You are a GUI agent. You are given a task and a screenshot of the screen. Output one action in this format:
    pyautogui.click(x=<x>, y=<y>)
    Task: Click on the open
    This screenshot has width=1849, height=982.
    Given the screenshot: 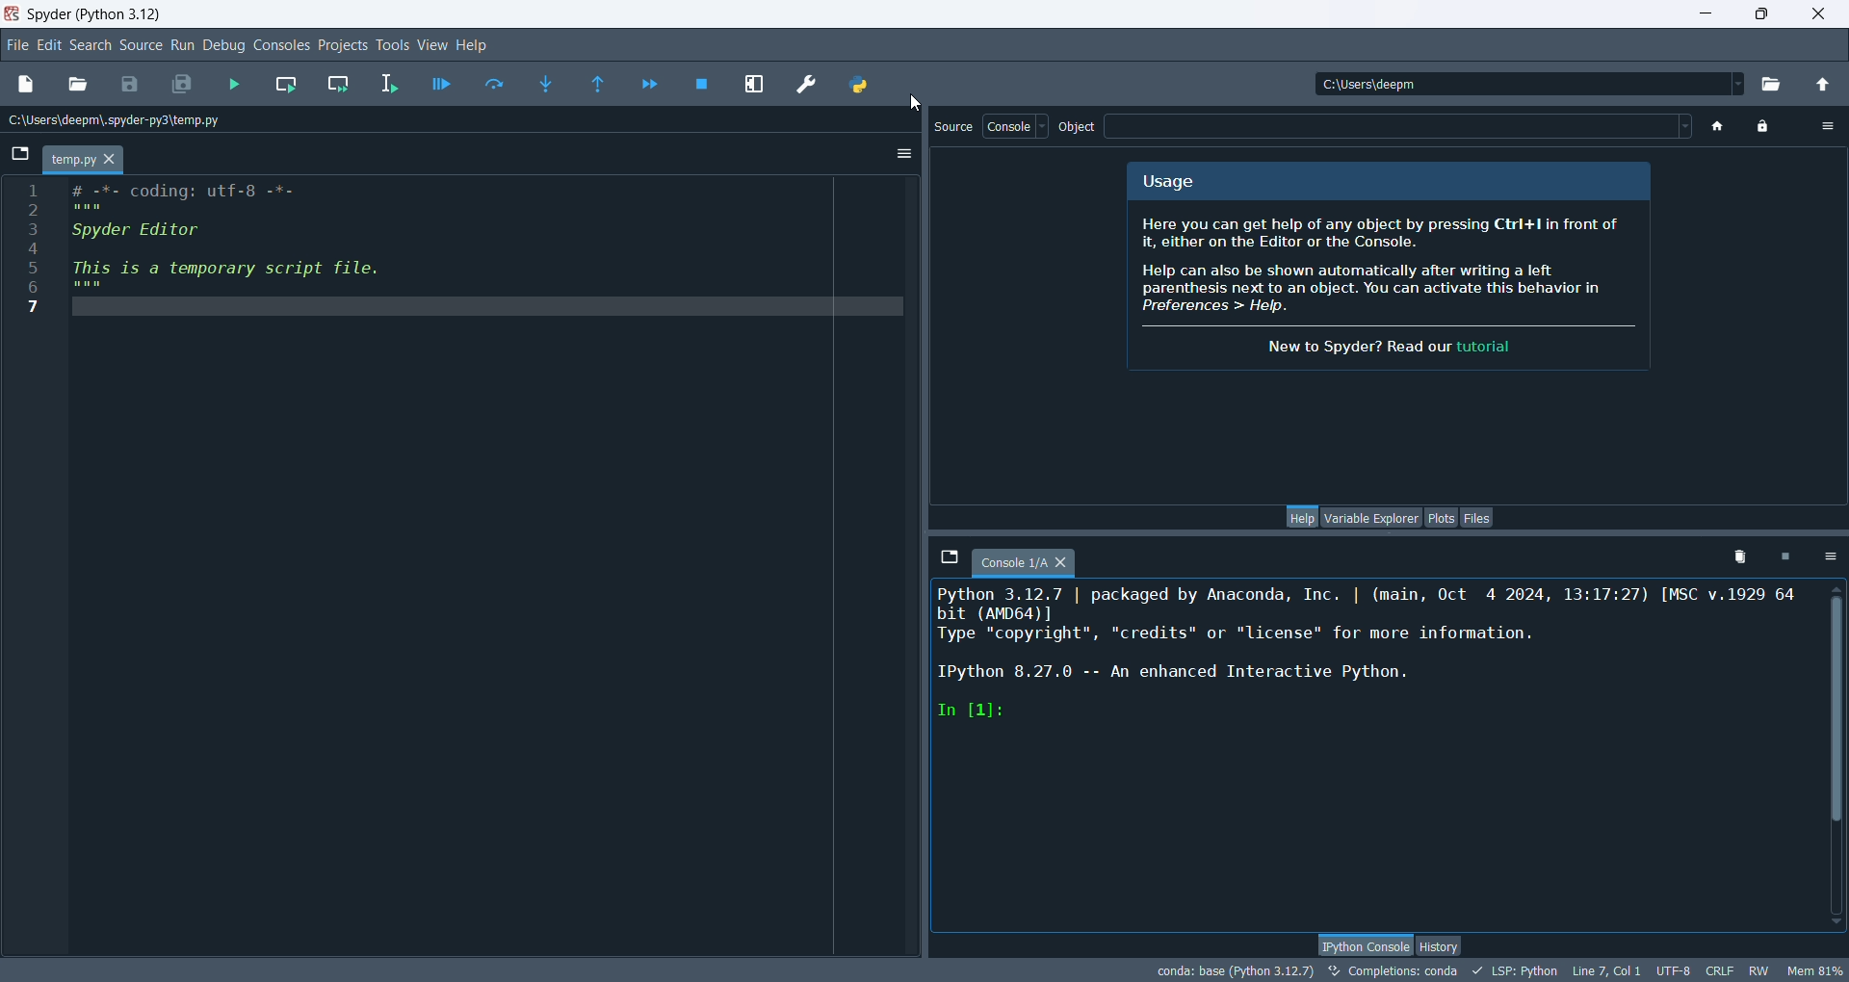 What is the action you would take?
    pyautogui.click(x=79, y=84)
    